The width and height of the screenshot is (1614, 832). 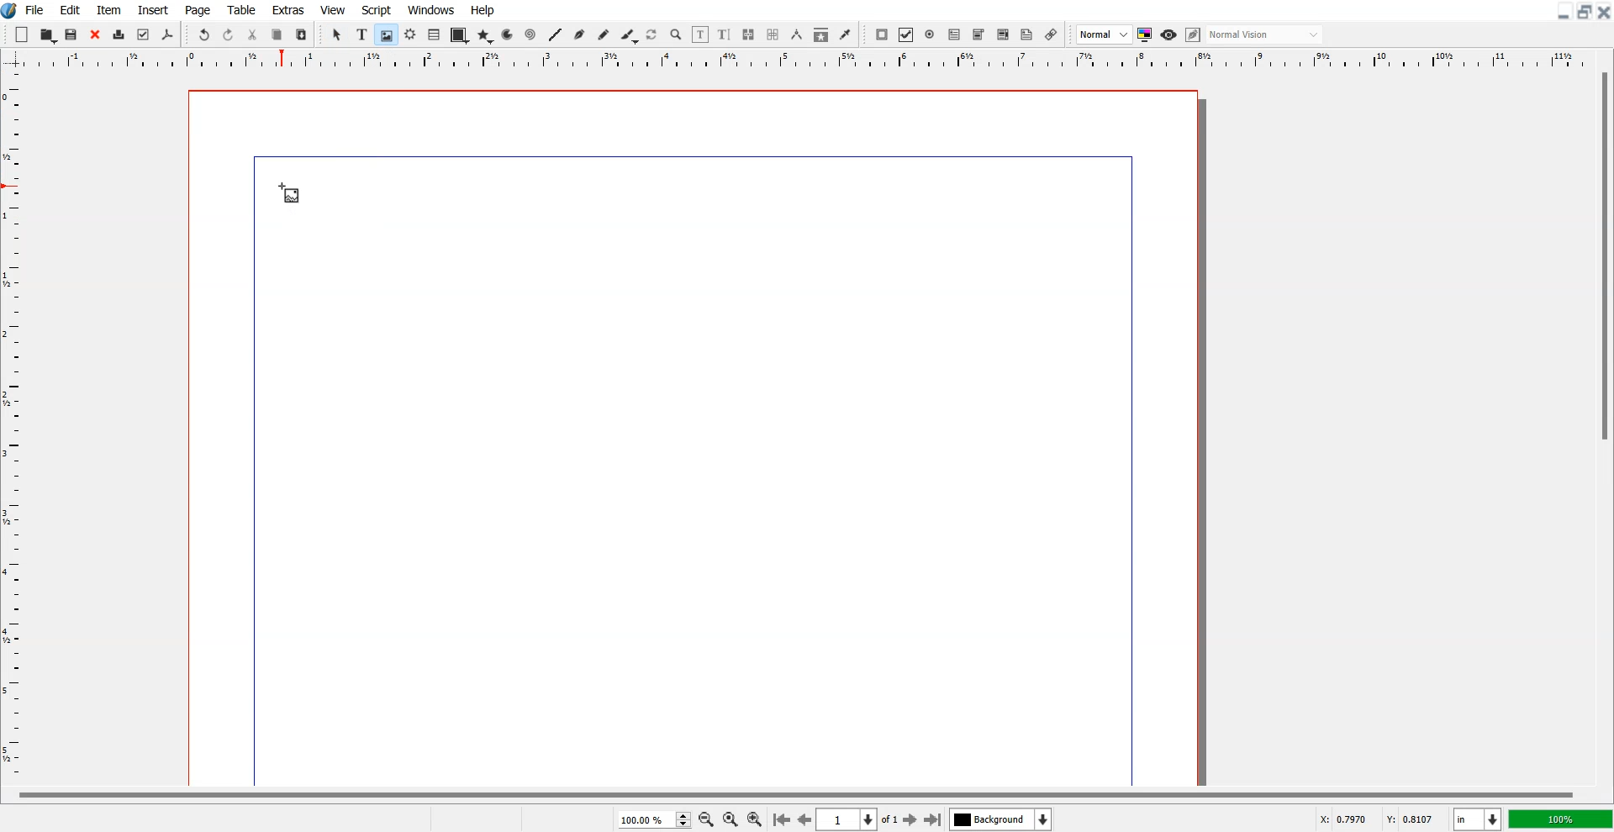 What do you see at coordinates (302, 34) in the screenshot?
I see `Paste` at bounding box center [302, 34].